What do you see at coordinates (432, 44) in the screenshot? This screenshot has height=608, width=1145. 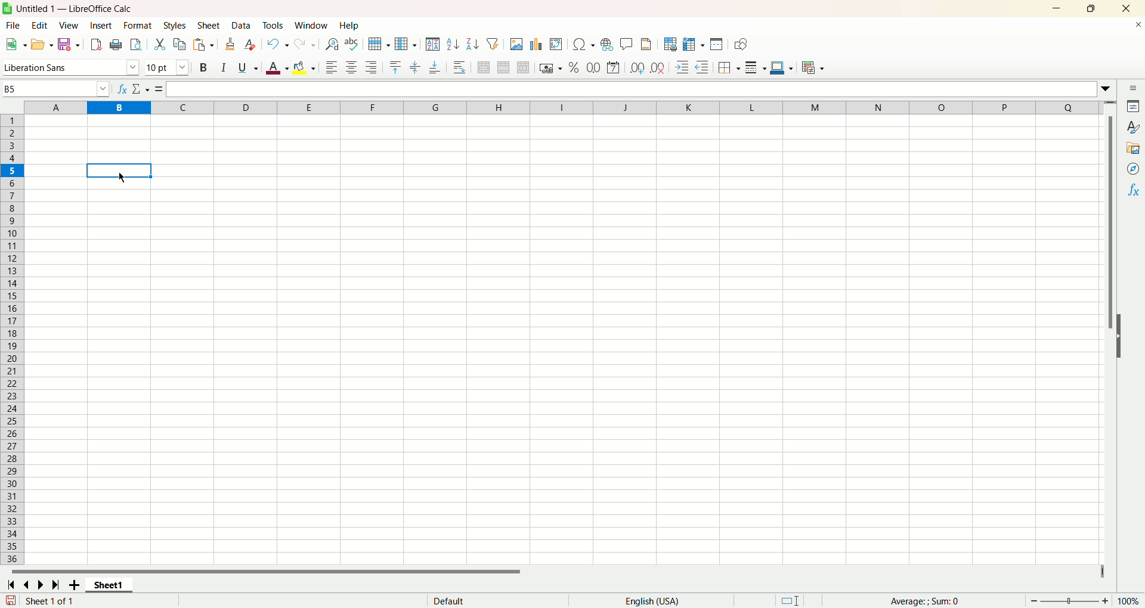 I see `sort` at bounding box center [432, 44].